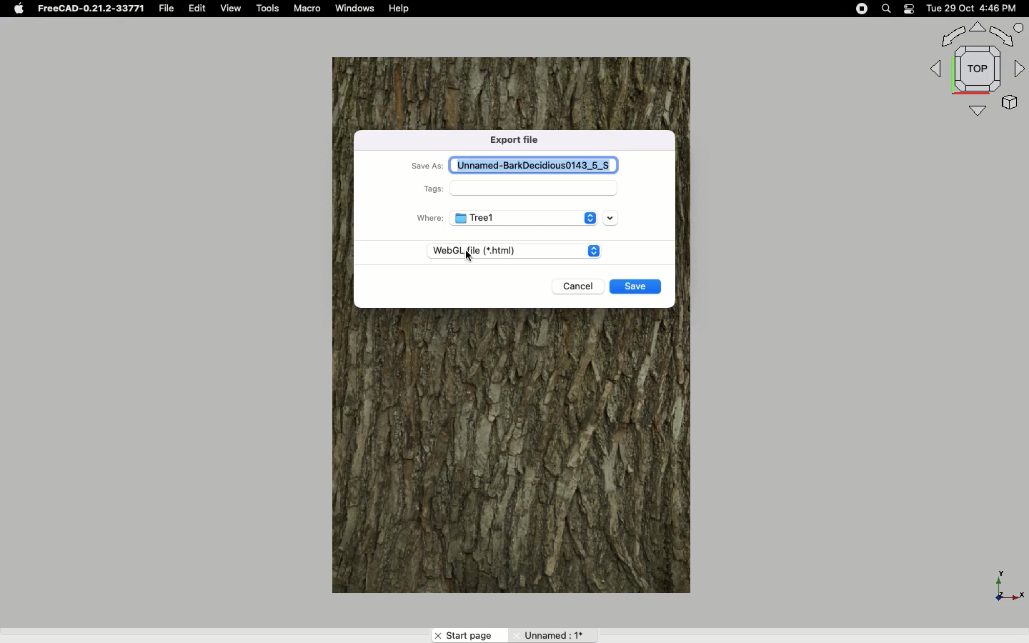 This screenshot has width=1029, height=643. I want to click on FreeCAD-0.21.2-33771, so click(89, 9).